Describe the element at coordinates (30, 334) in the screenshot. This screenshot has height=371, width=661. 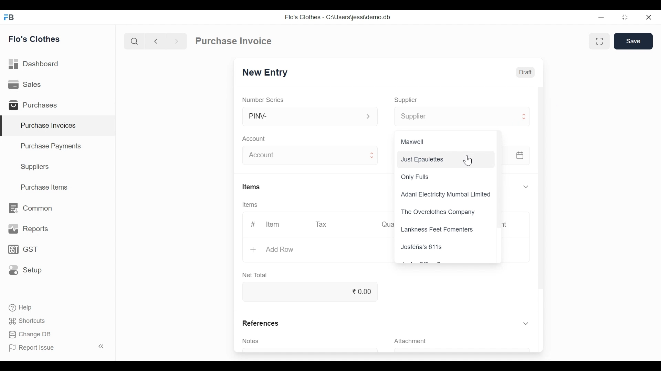
I see `Change DB` at that location.